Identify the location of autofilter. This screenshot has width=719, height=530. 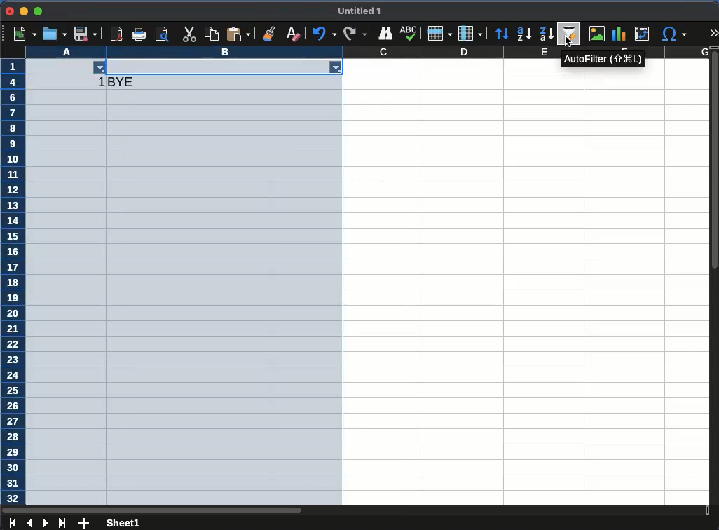
(571, 35).